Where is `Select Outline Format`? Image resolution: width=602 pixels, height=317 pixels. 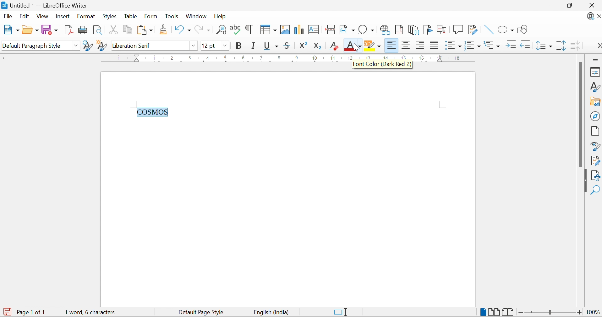
Select Outline Format is located at coordinates (492, 45).